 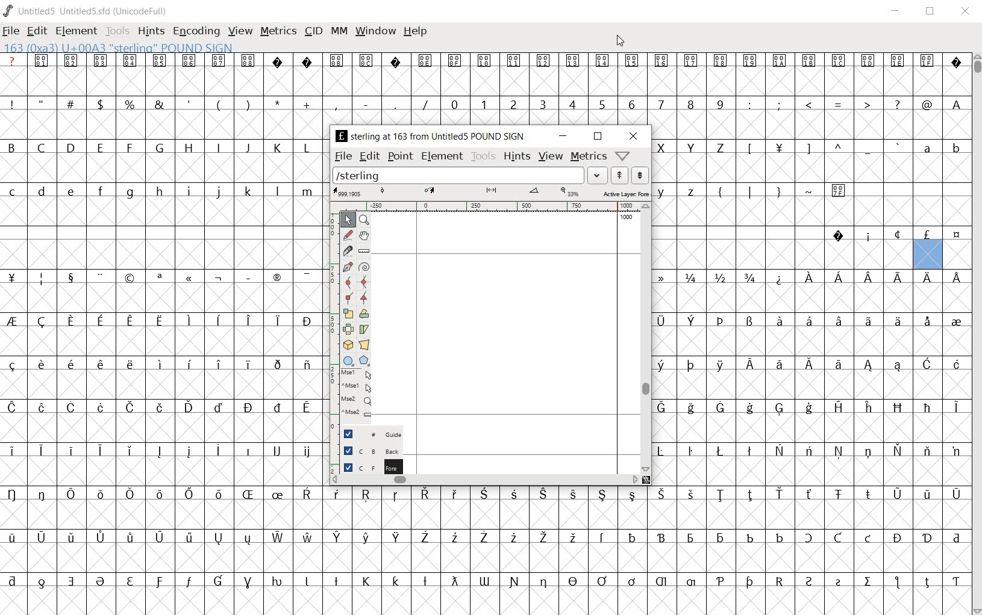 I want to click on Symbol, so click(x=278, y=538).